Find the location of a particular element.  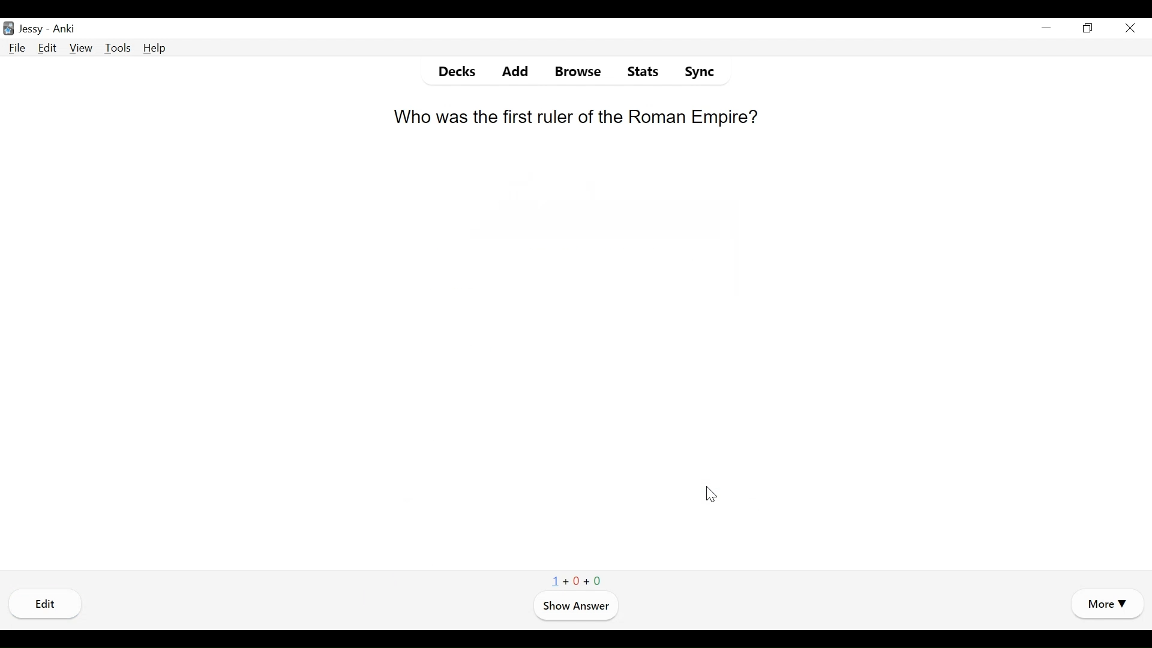

Restore is located at coordinates (1088, 29).